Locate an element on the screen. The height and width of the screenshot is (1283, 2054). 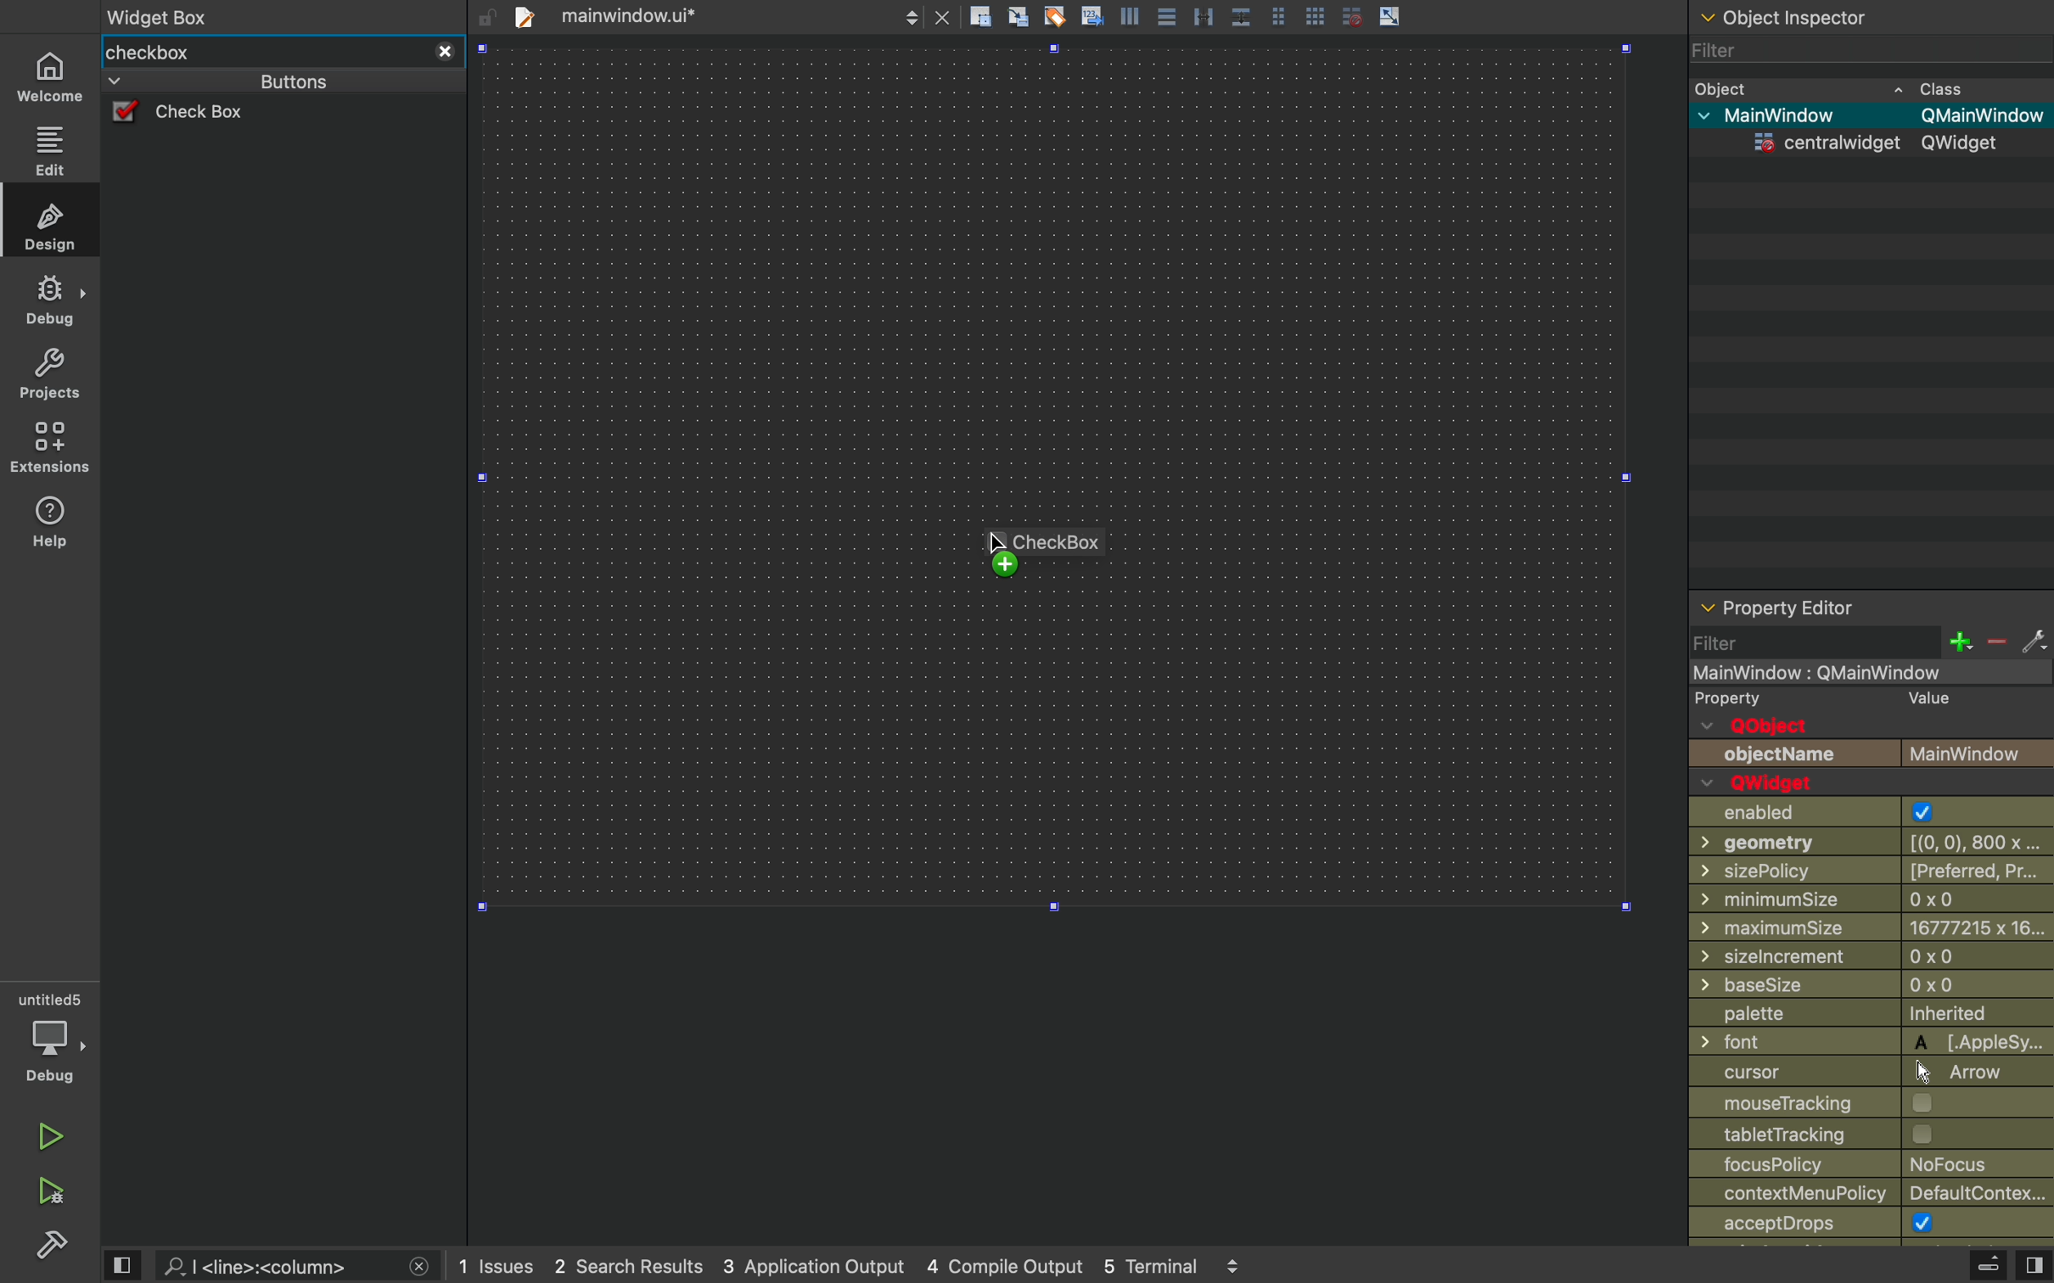
maximum size  is located at coordinates (1872, 927).